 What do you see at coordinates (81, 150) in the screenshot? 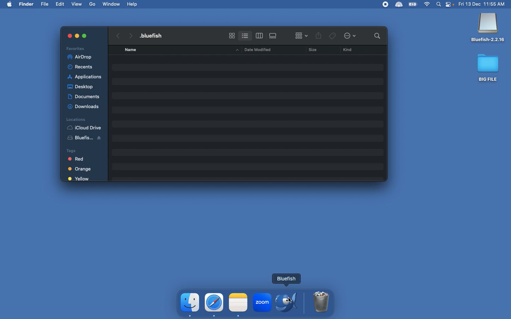
I see `Tags` at bounding box center [81, 150].